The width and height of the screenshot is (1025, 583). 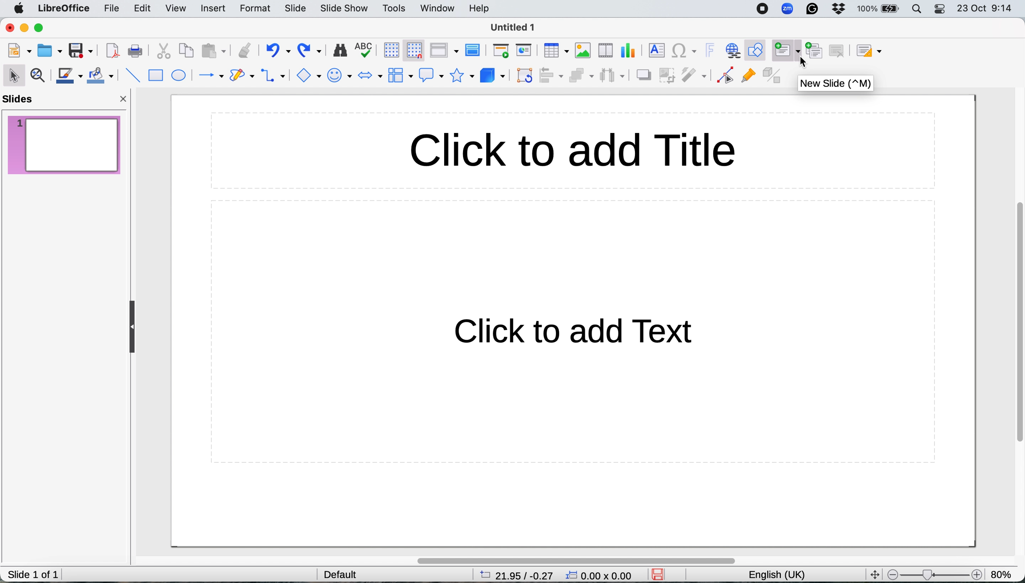 I want to click on ellipse, so click(x=180, y=76).